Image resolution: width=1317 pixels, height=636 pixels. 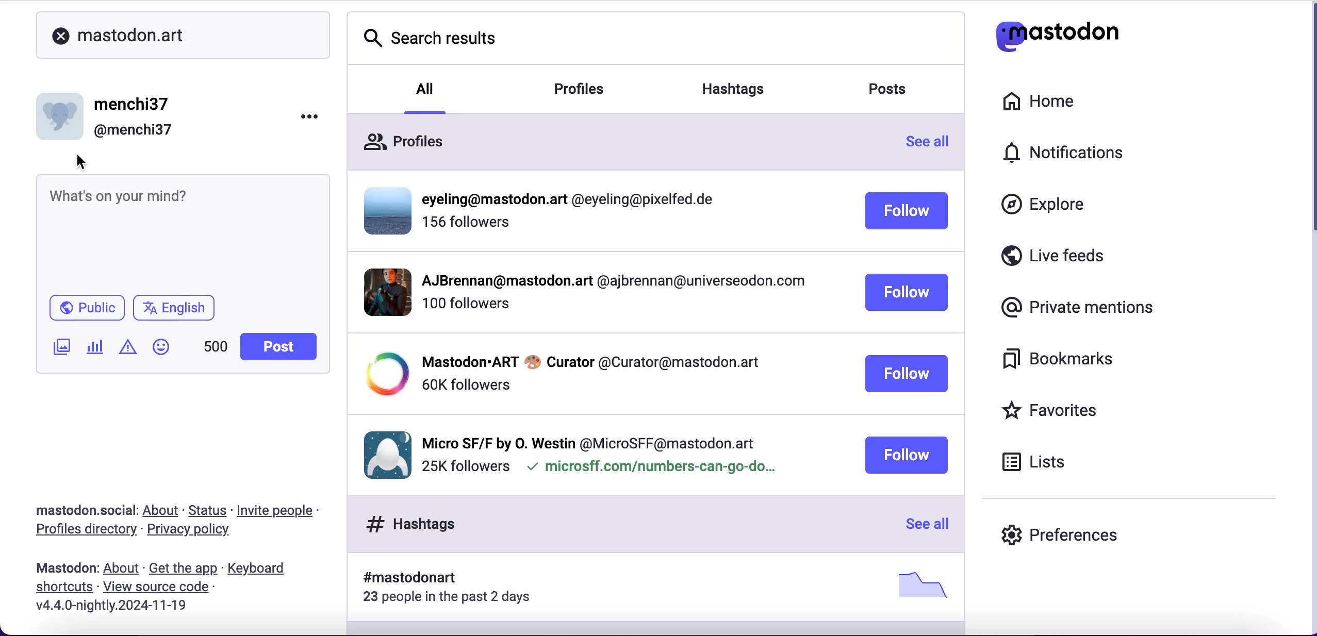 What do you see at coordinates (64, 570) in the screenshot?
I see `mastodon` at bounding box center [64, 570].